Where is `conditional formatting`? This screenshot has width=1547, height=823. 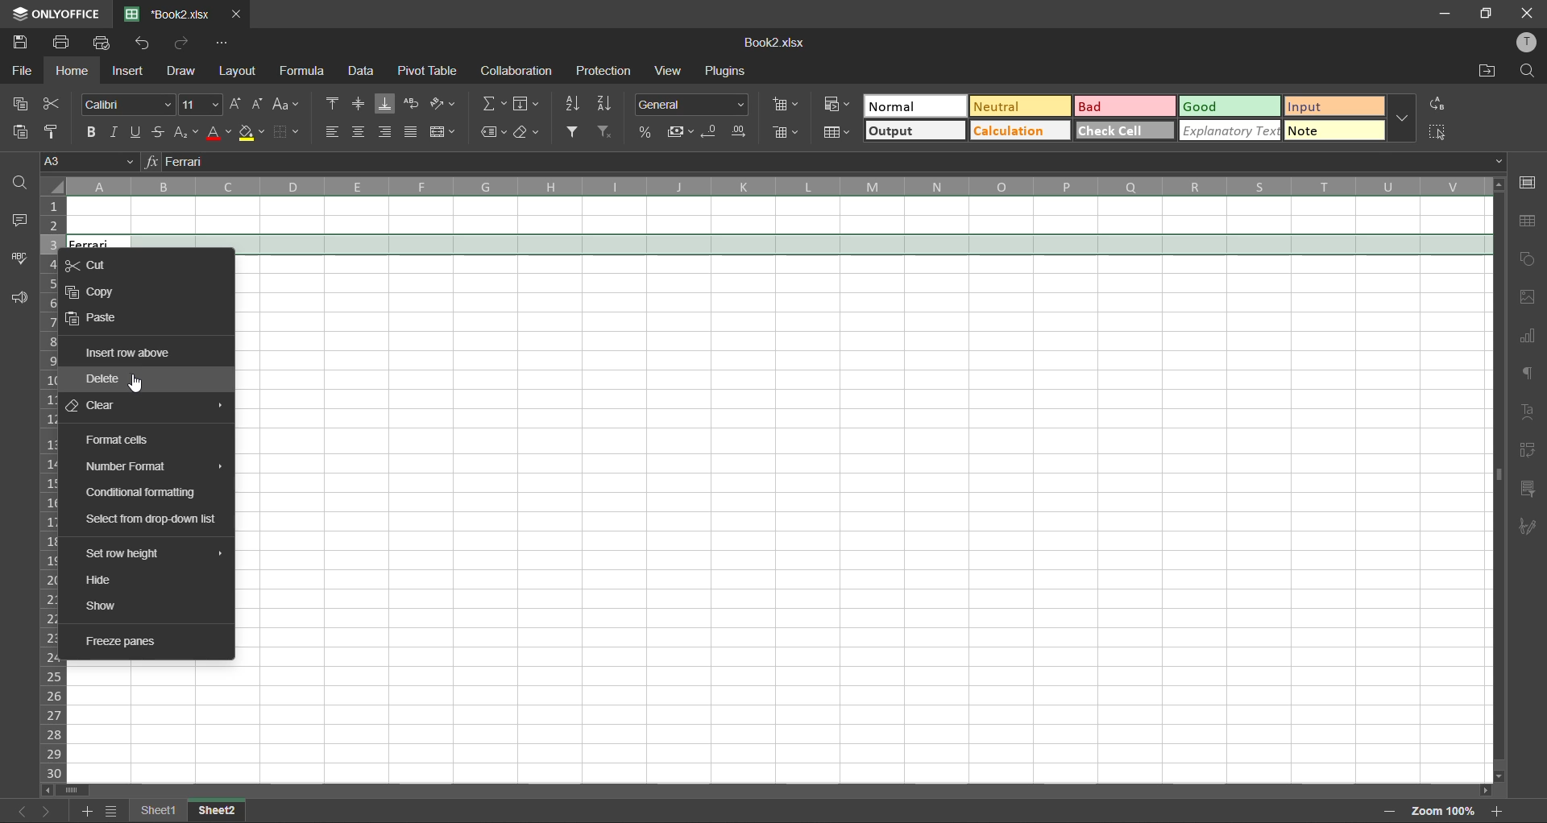
conditional formatting is located at coordinates (143, 494).